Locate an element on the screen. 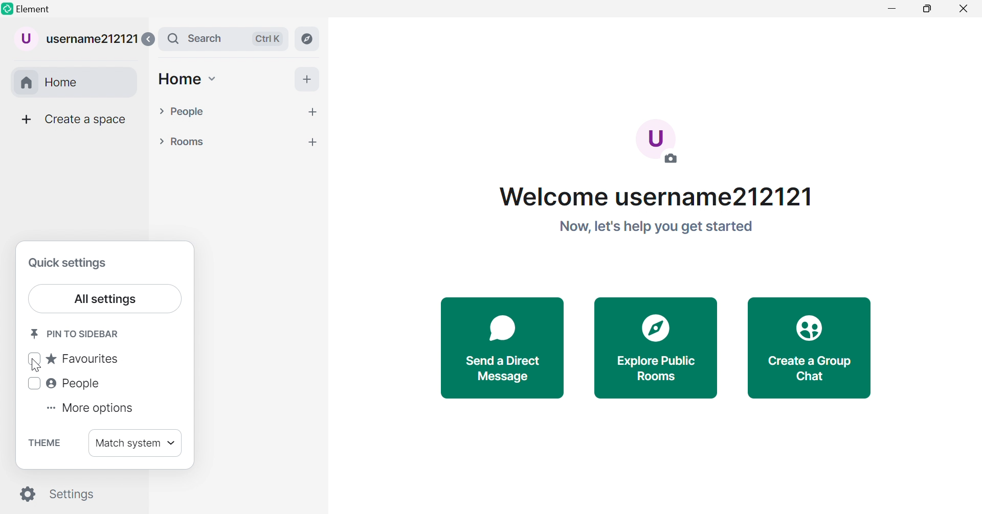  Rooms is located at coordinates (181, 143).